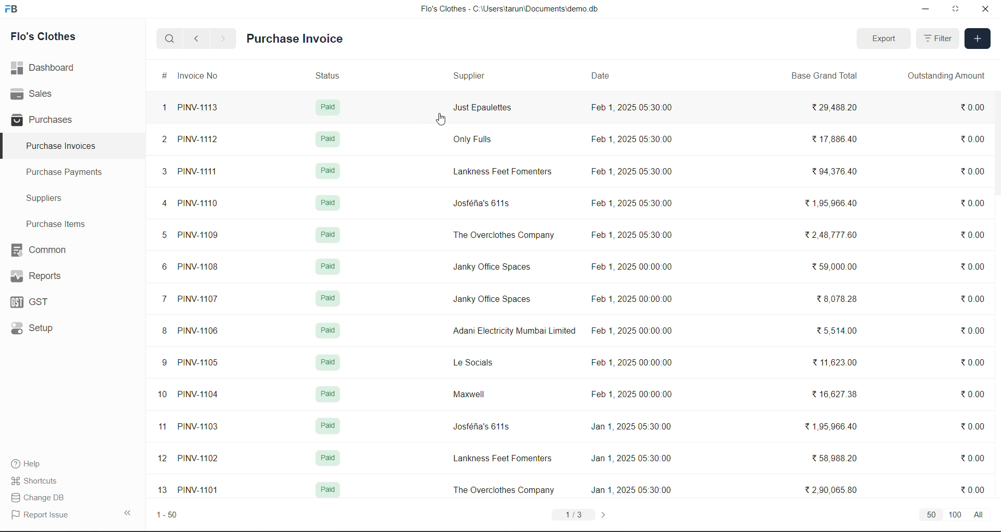 This screenshot has height=532, width=1001. Describe the element at coordinates (837, 361) in the screenshot. I see `₹11,623.00` at that location.